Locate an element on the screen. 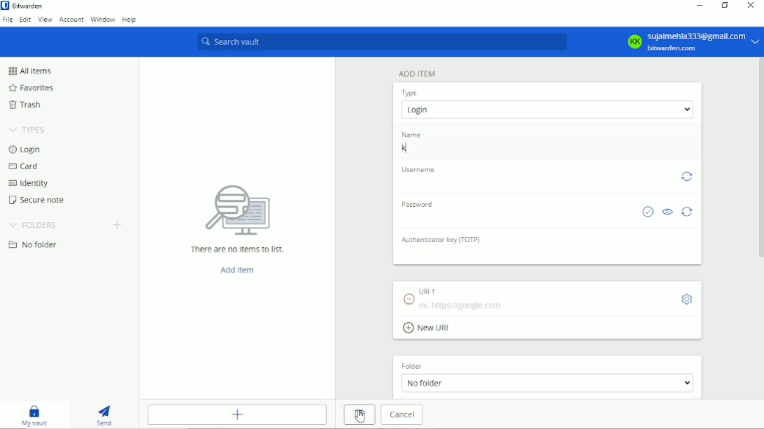  Username is located at coordinates (416, 169).